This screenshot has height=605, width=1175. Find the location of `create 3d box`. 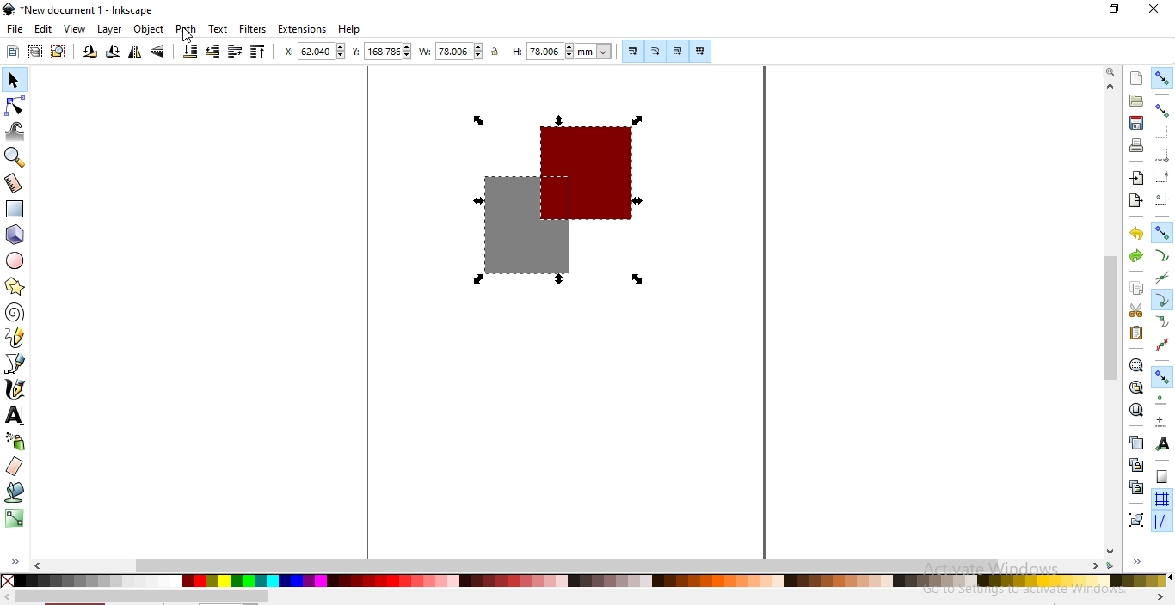

create 3d box is located at coordinates (17, 235).